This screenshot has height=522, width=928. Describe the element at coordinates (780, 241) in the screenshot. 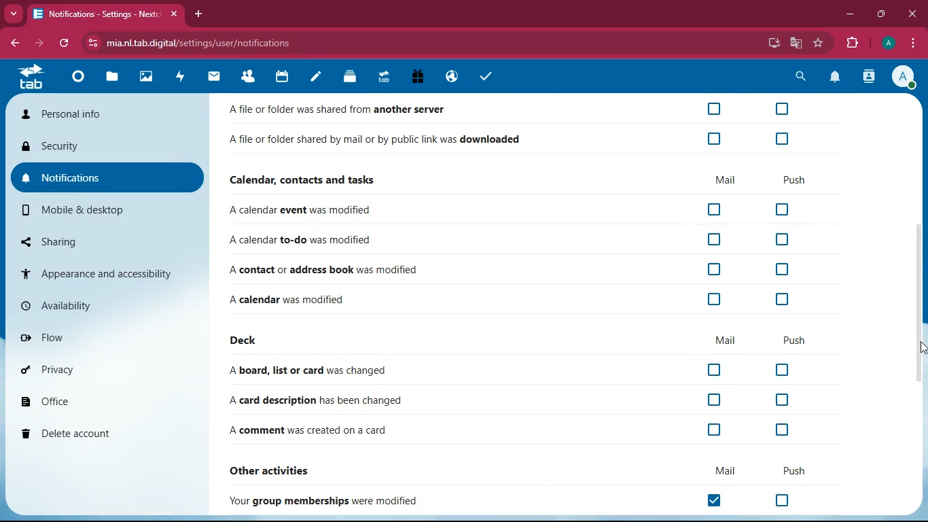

I see `off` at that location.